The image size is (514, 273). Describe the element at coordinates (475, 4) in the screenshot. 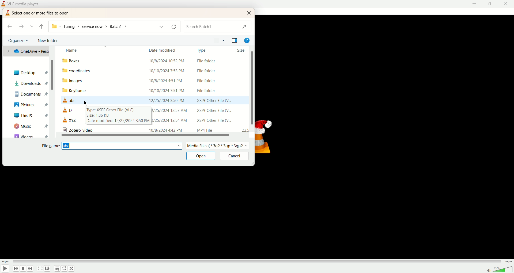

I see `minimize` at that location.